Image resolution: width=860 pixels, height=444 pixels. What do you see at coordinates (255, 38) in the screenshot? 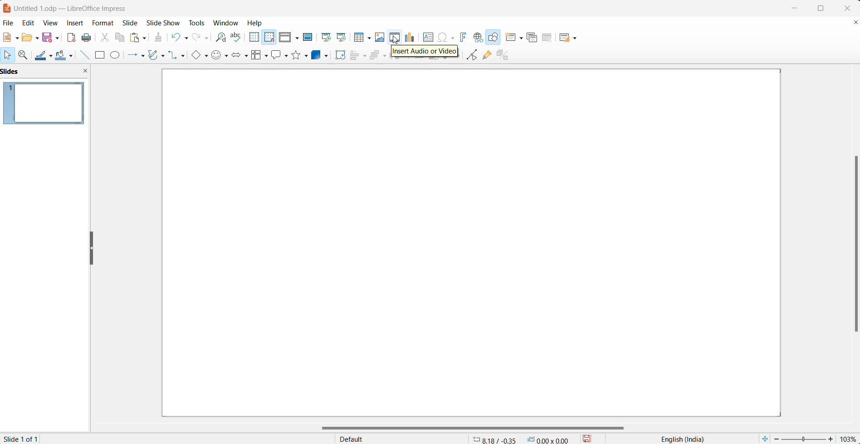
I see `display grid` at bounding box center [255, 38].